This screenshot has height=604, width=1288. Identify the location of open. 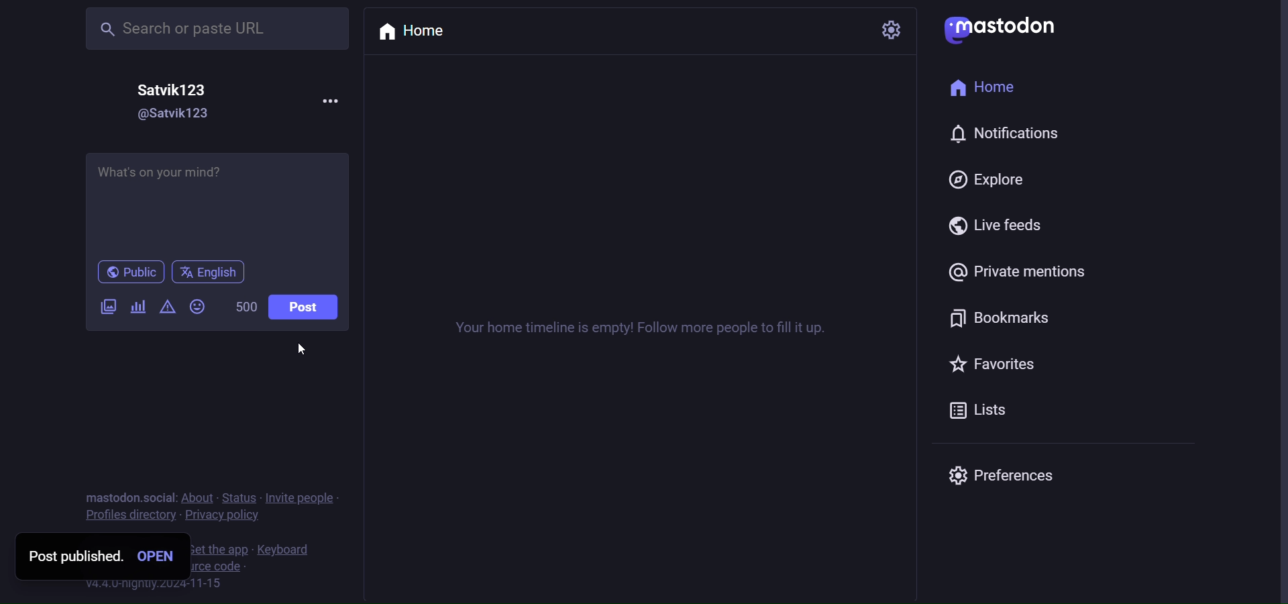
(164, 556).